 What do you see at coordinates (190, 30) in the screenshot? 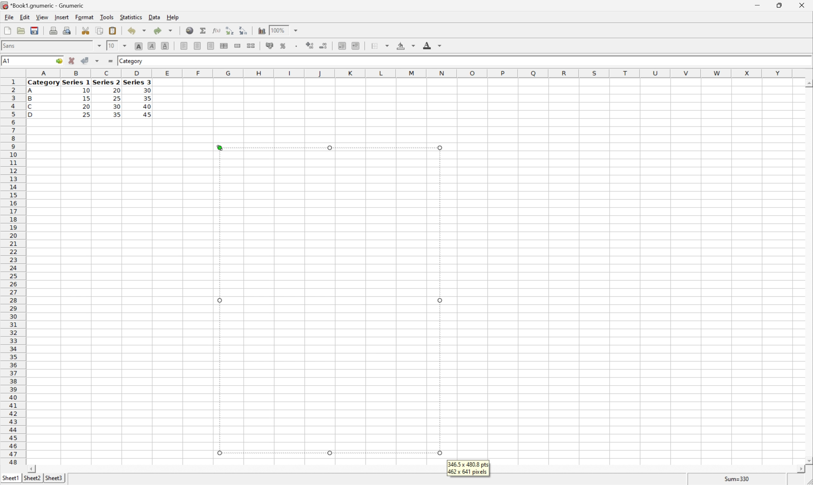
I see `Insert a hyperlink` at bounding box center [190, 30].